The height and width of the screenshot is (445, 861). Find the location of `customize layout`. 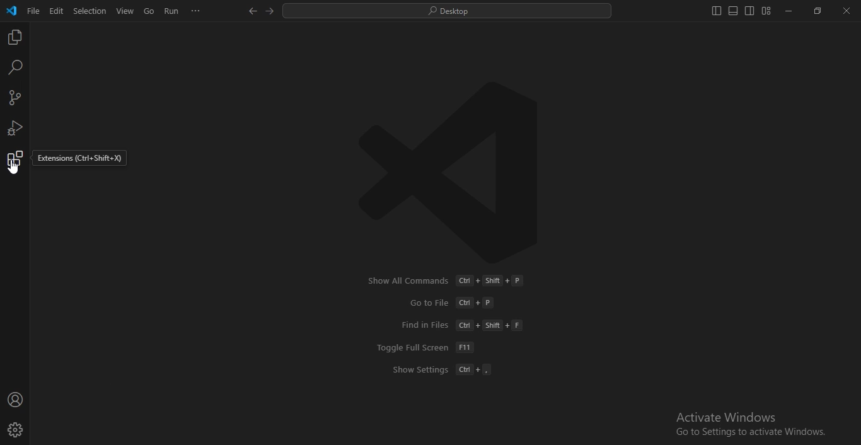

customize layout is located at coordinates (766, 13).